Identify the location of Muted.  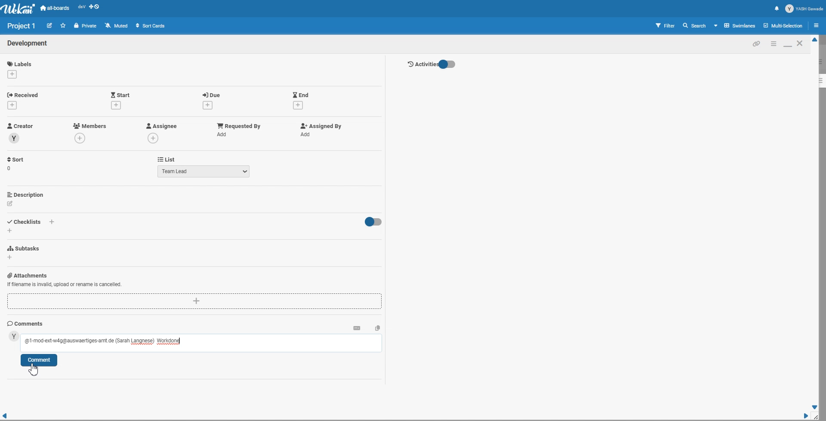
(117, 25).